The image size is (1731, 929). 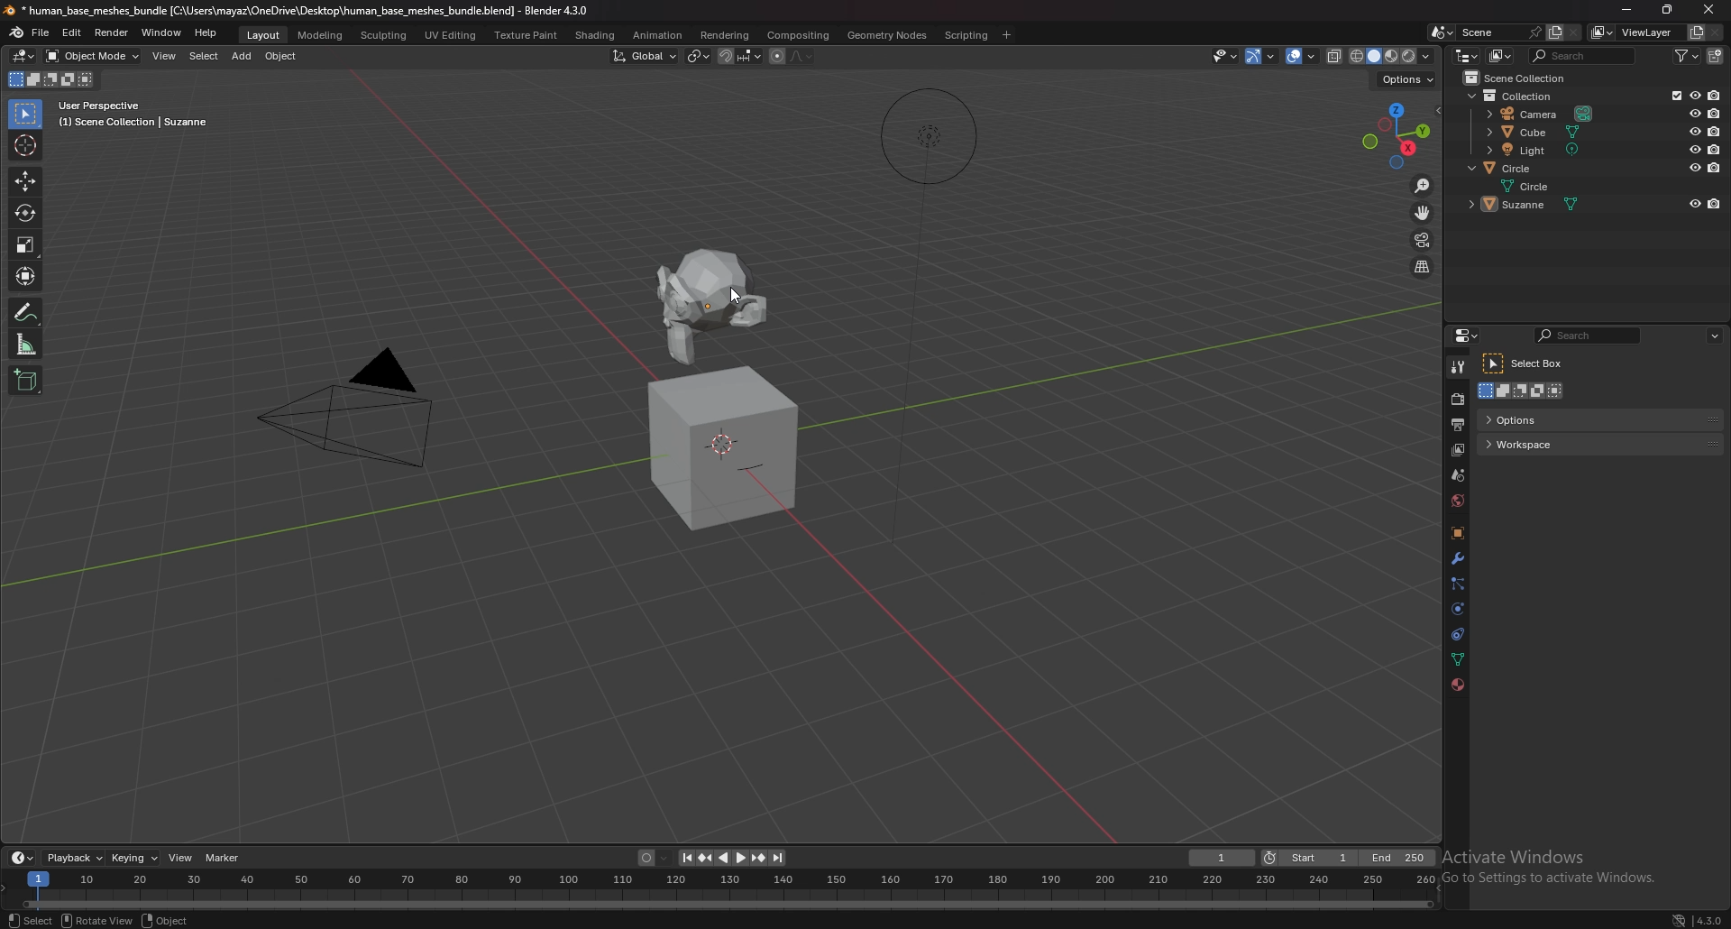 I want to click on hide in viewport, so click(x=1691, y=131).